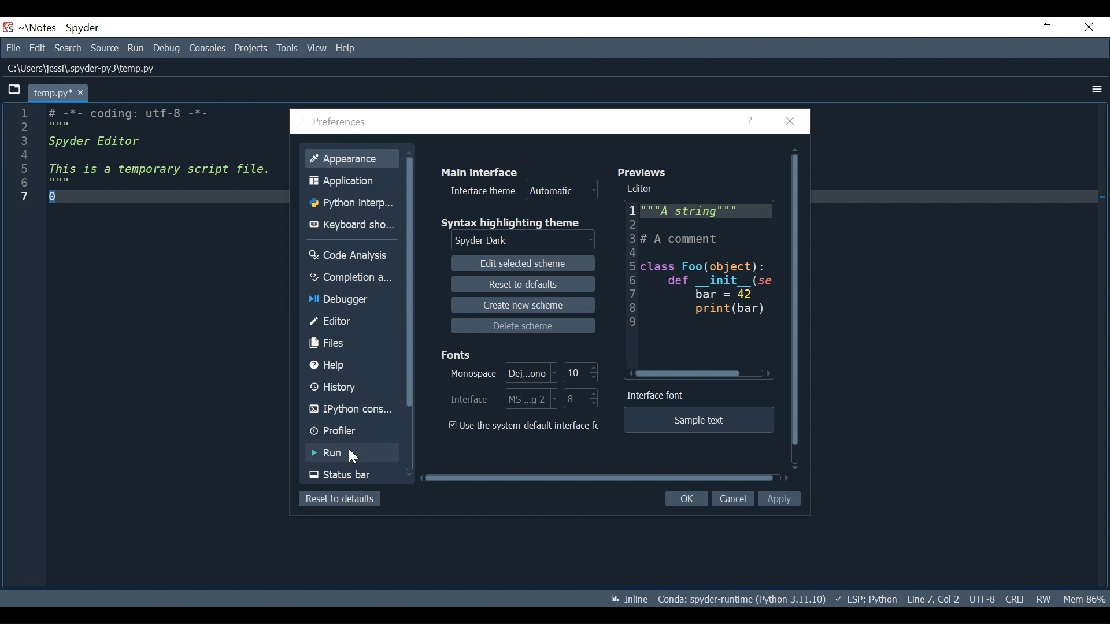 This screenshot has height=624, width=1110. What do you see at coordinates (60, 92) in the screenshot?
I see `Current tab` at bounding box center [60, 92].